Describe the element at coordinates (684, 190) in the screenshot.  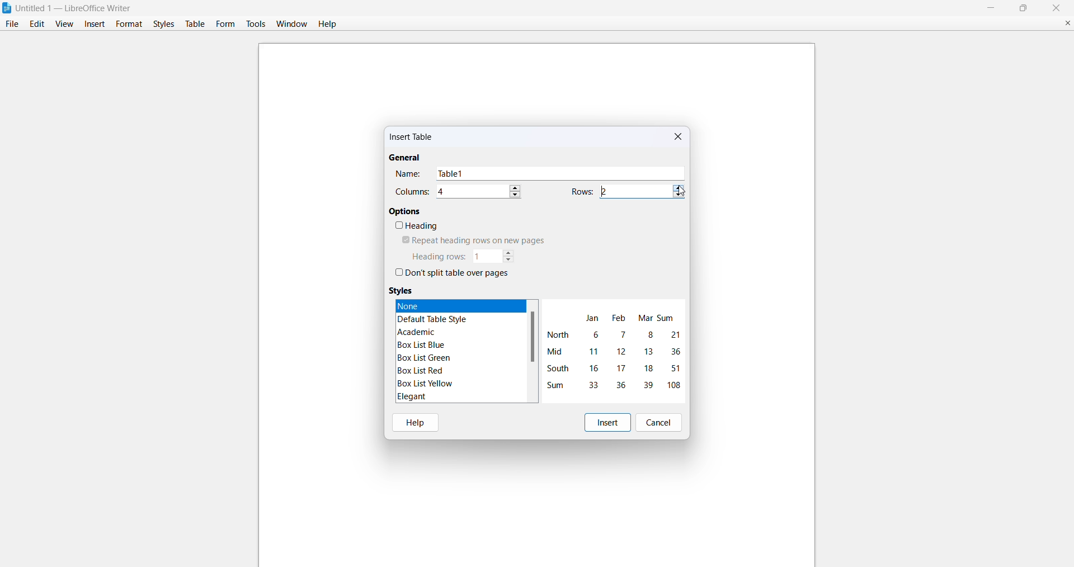
I see `cursor` at that location.